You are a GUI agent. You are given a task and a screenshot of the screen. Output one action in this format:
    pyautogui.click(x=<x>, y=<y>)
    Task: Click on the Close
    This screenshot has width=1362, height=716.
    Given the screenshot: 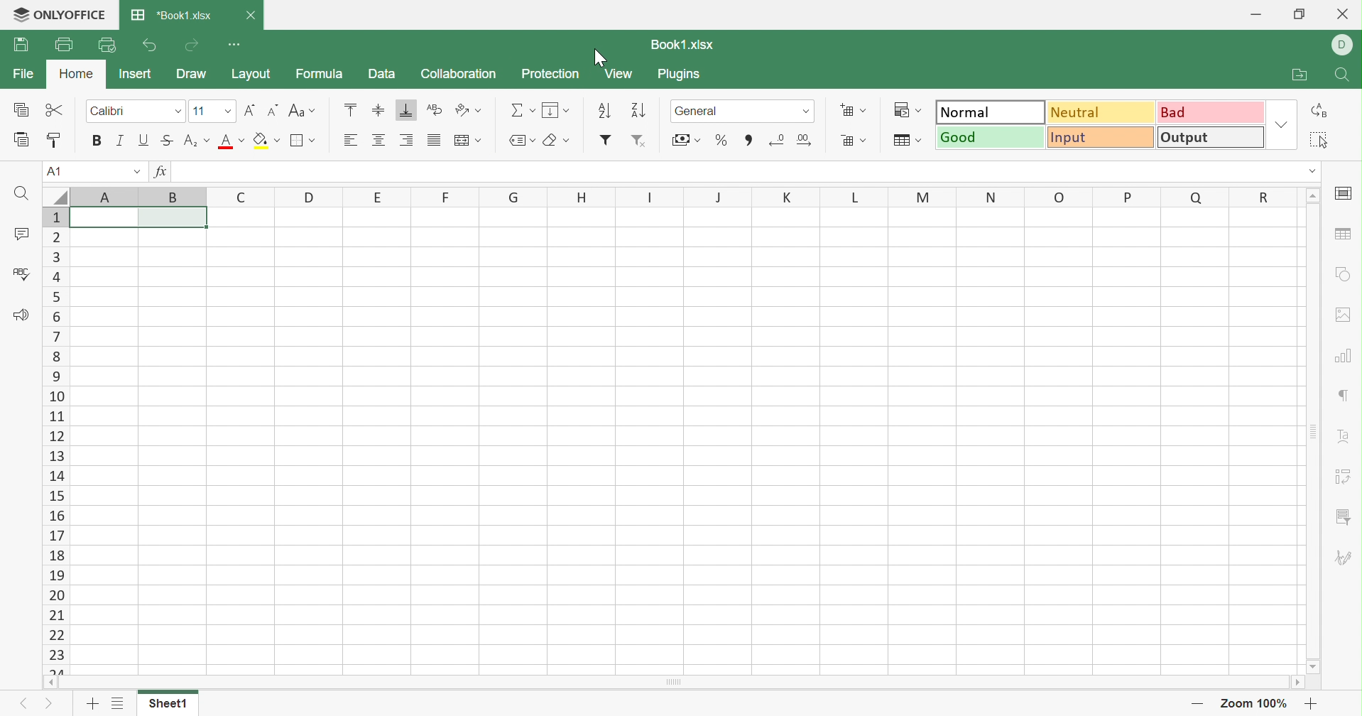 What is the action you would take?
    pyautogui.click(x=1344, y=13)
    